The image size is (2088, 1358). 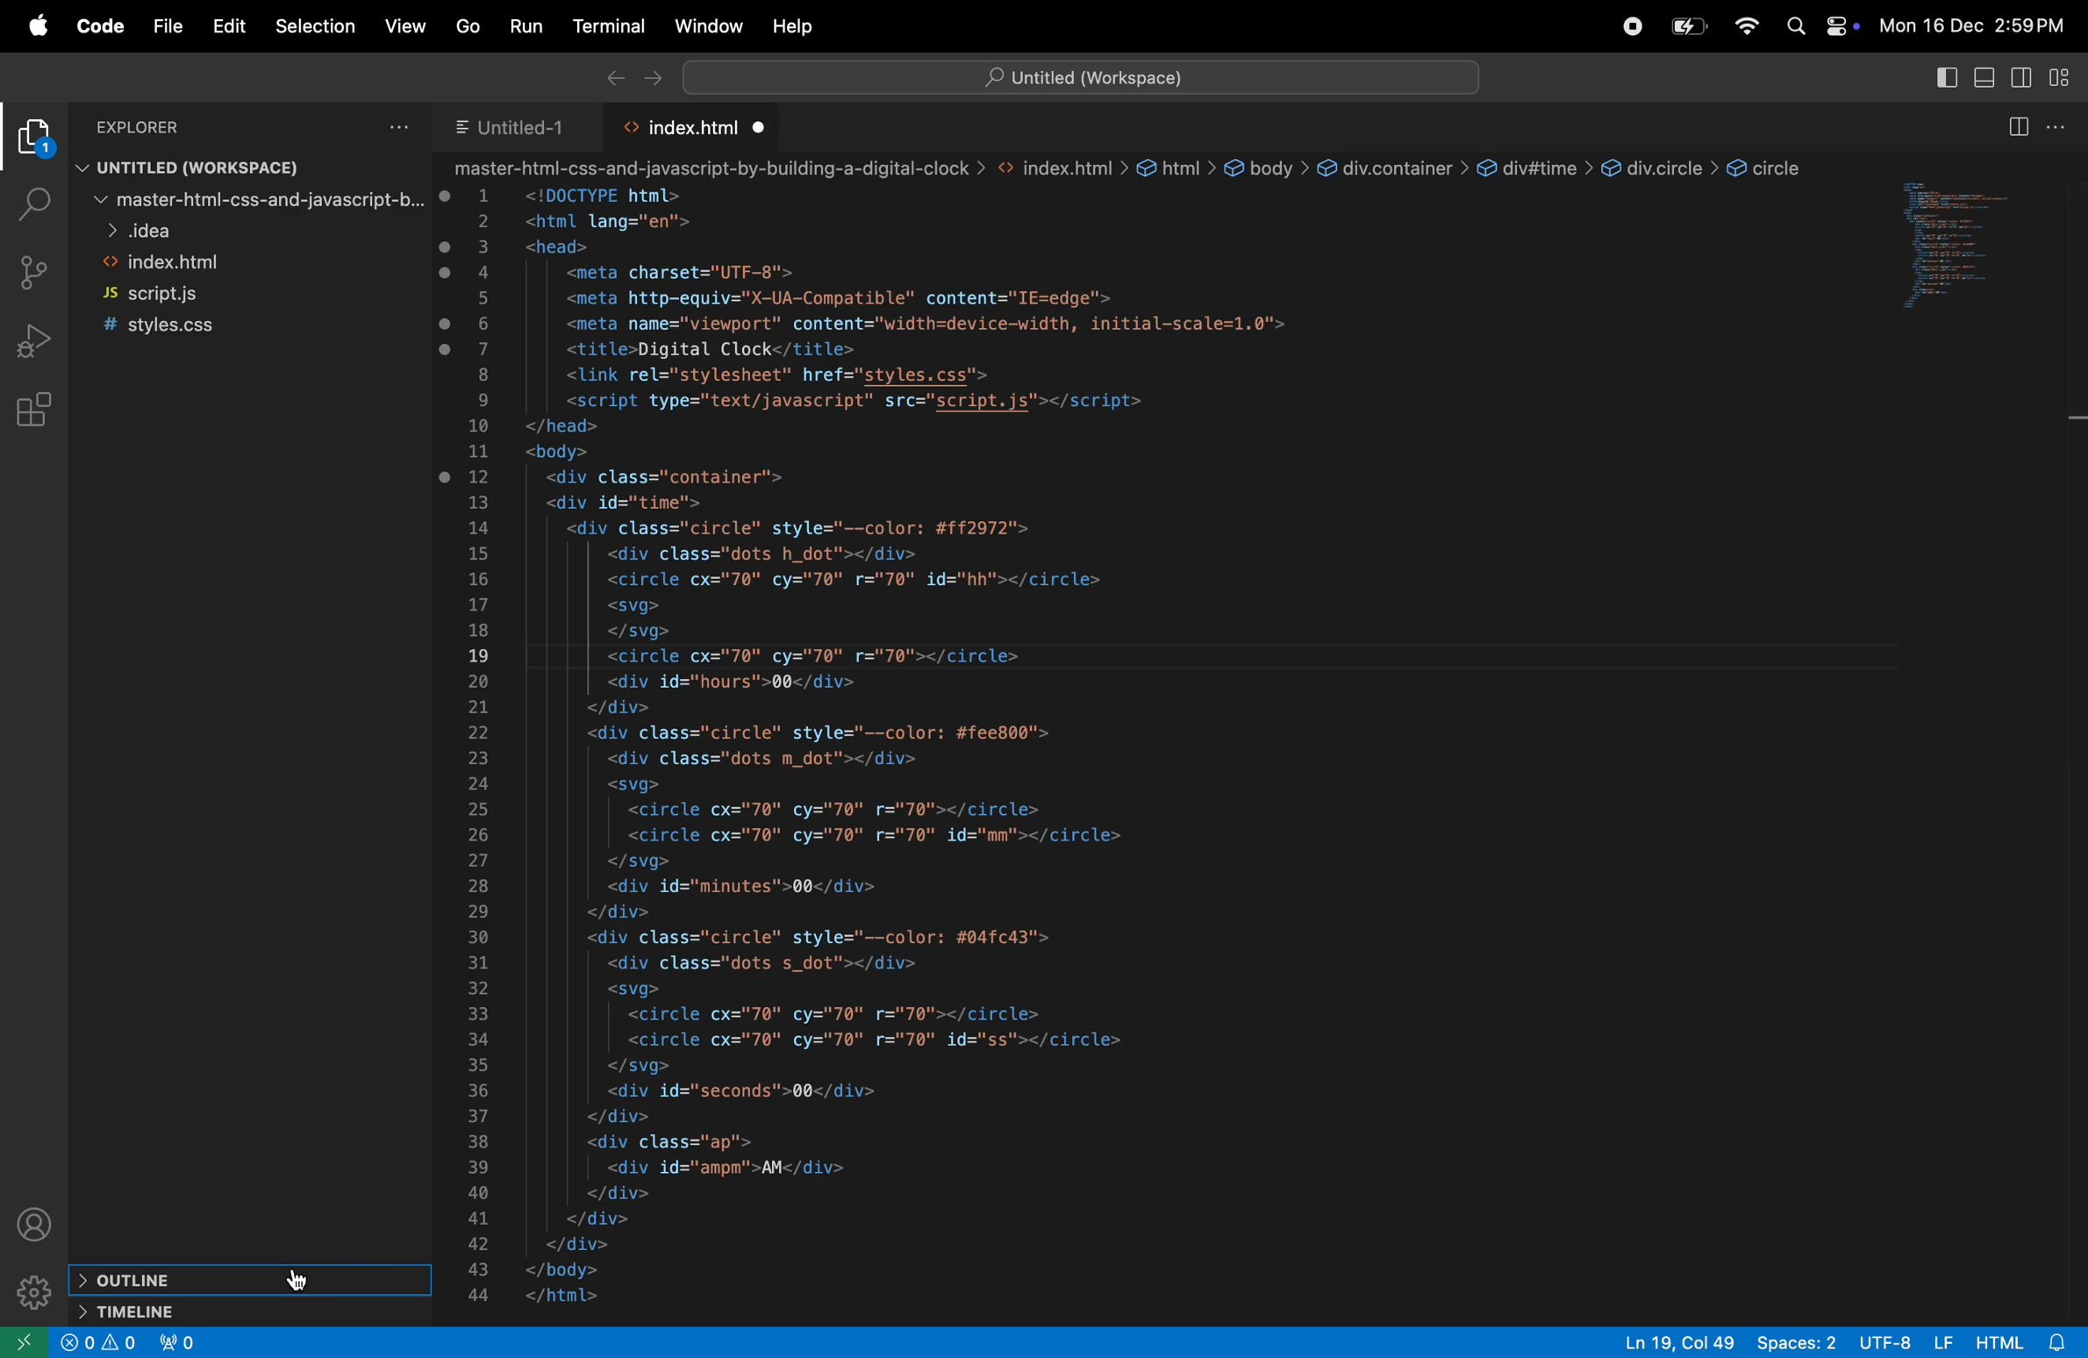 What do you see at coordinates (609, 75) in the screenshot?
I see `backward` at bounding box center [609, 75].